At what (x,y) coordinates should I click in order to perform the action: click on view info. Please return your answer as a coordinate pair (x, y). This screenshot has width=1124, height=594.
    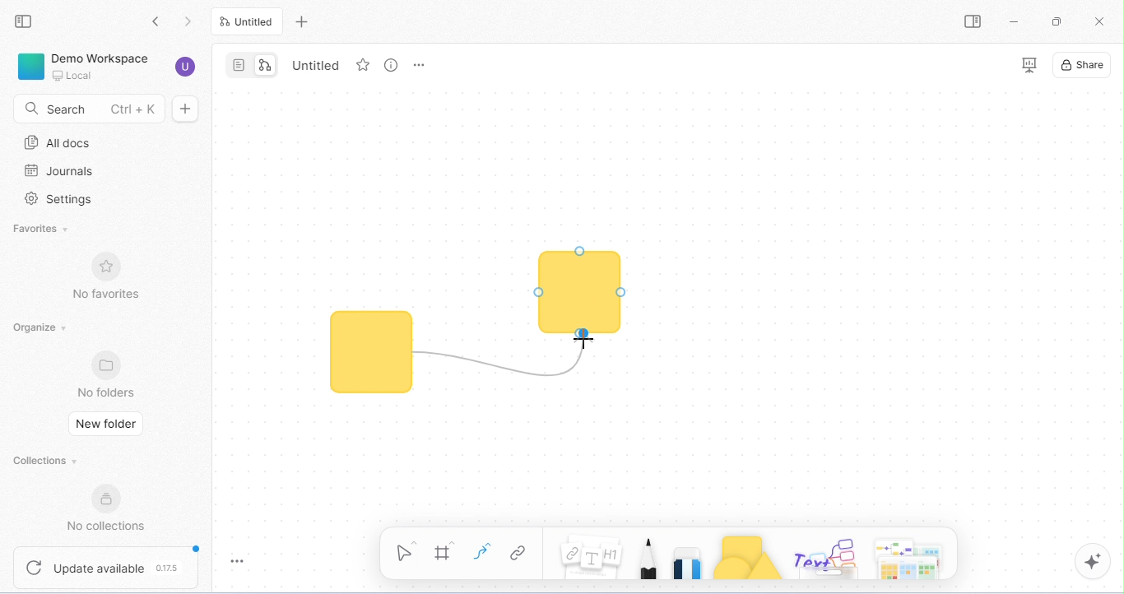
    Looking at the image, I should click on (392, 65).